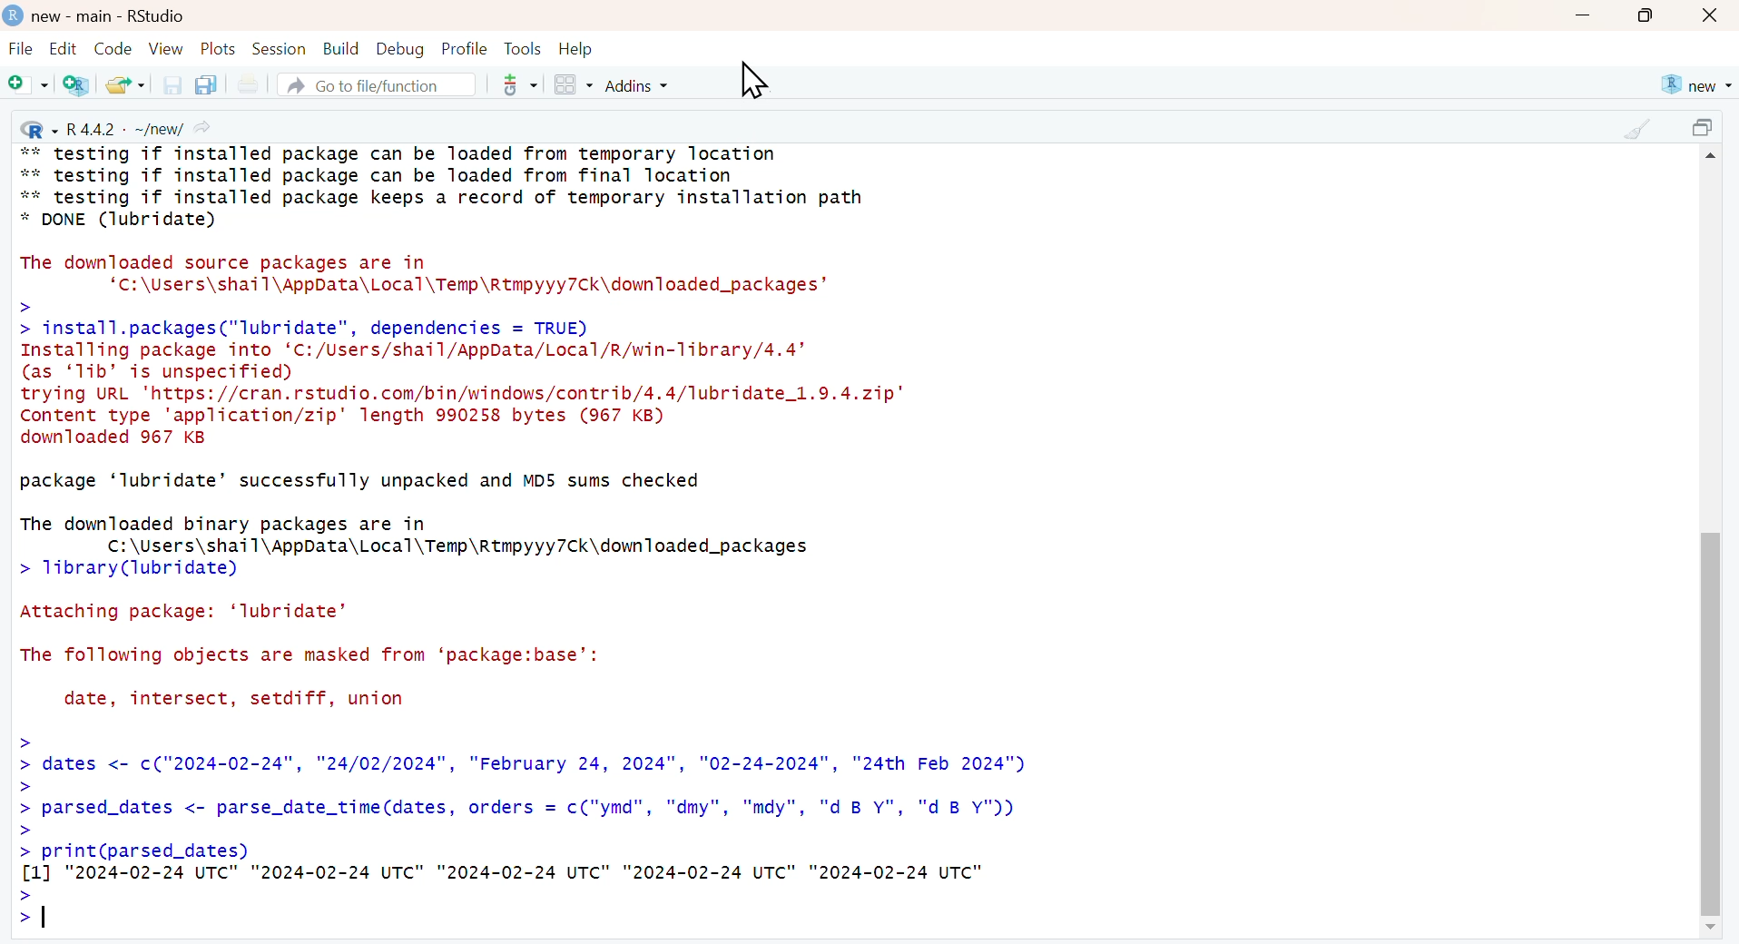  What do you see at coordinates (1712, 16) in the screenshot?
I see `close` at bounding box center [1712, 16].